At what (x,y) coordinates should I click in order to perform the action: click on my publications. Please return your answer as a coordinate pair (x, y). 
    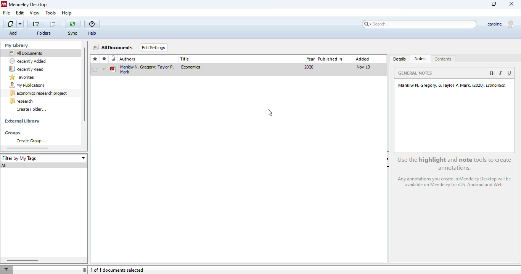
    Looking at the image, I should click on (27, 85).